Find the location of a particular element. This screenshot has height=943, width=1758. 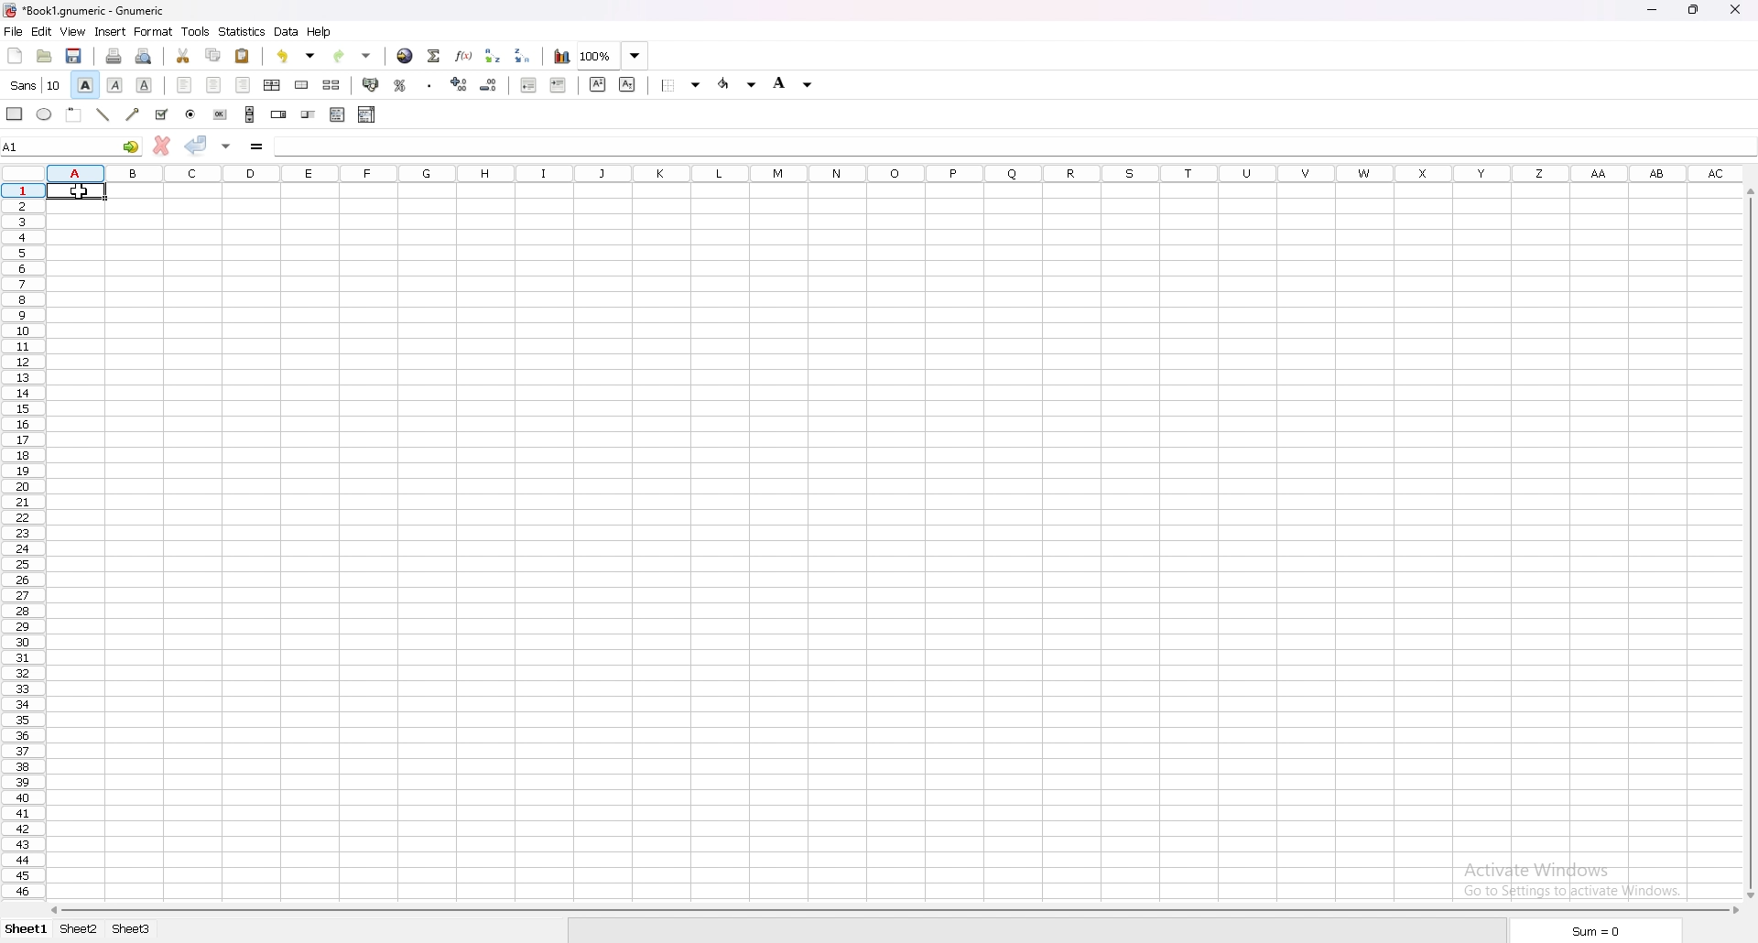

redo is located at coordinates (350, 56).